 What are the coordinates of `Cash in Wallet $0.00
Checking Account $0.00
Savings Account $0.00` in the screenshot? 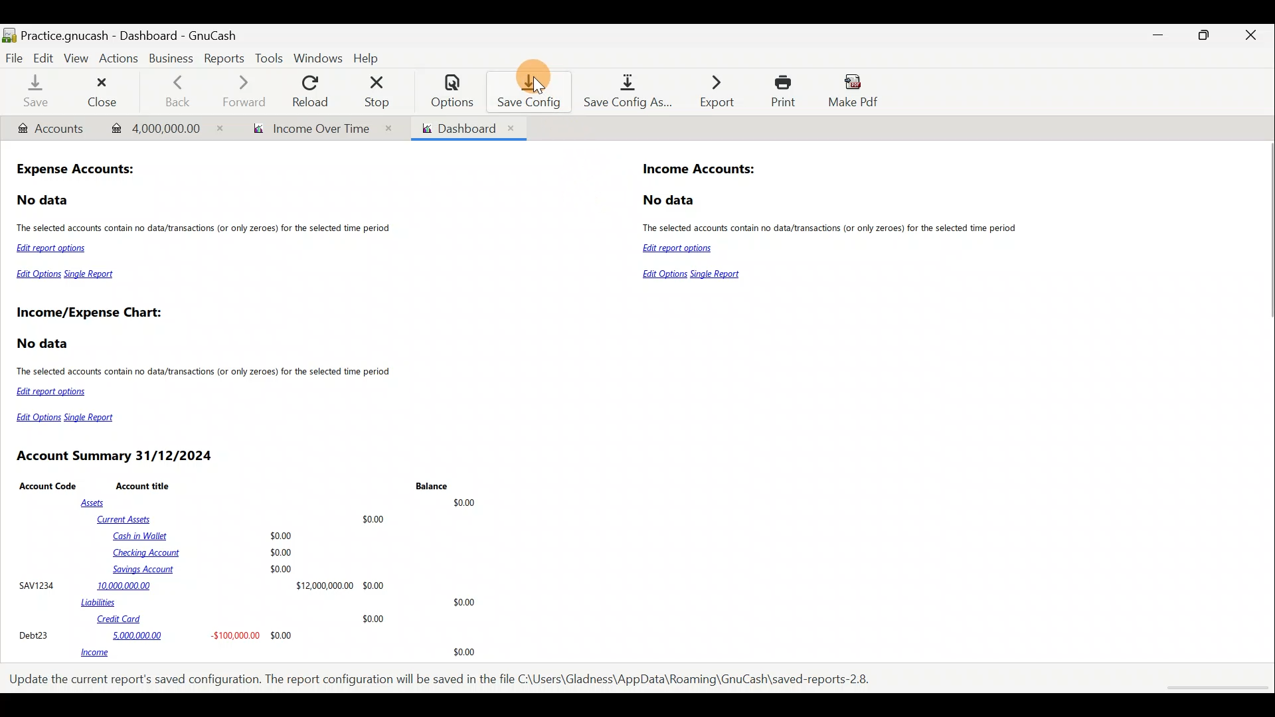 It's located at (205, 552).